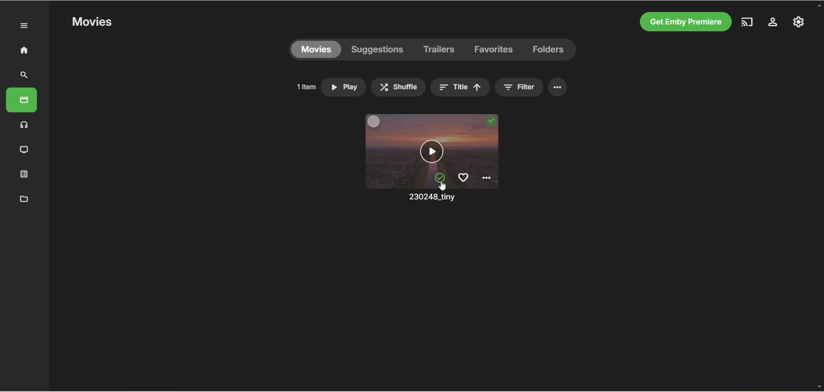 The height and width of the screenshot is (392, 824). I want to click on mark unplayed, so click(439, 177).